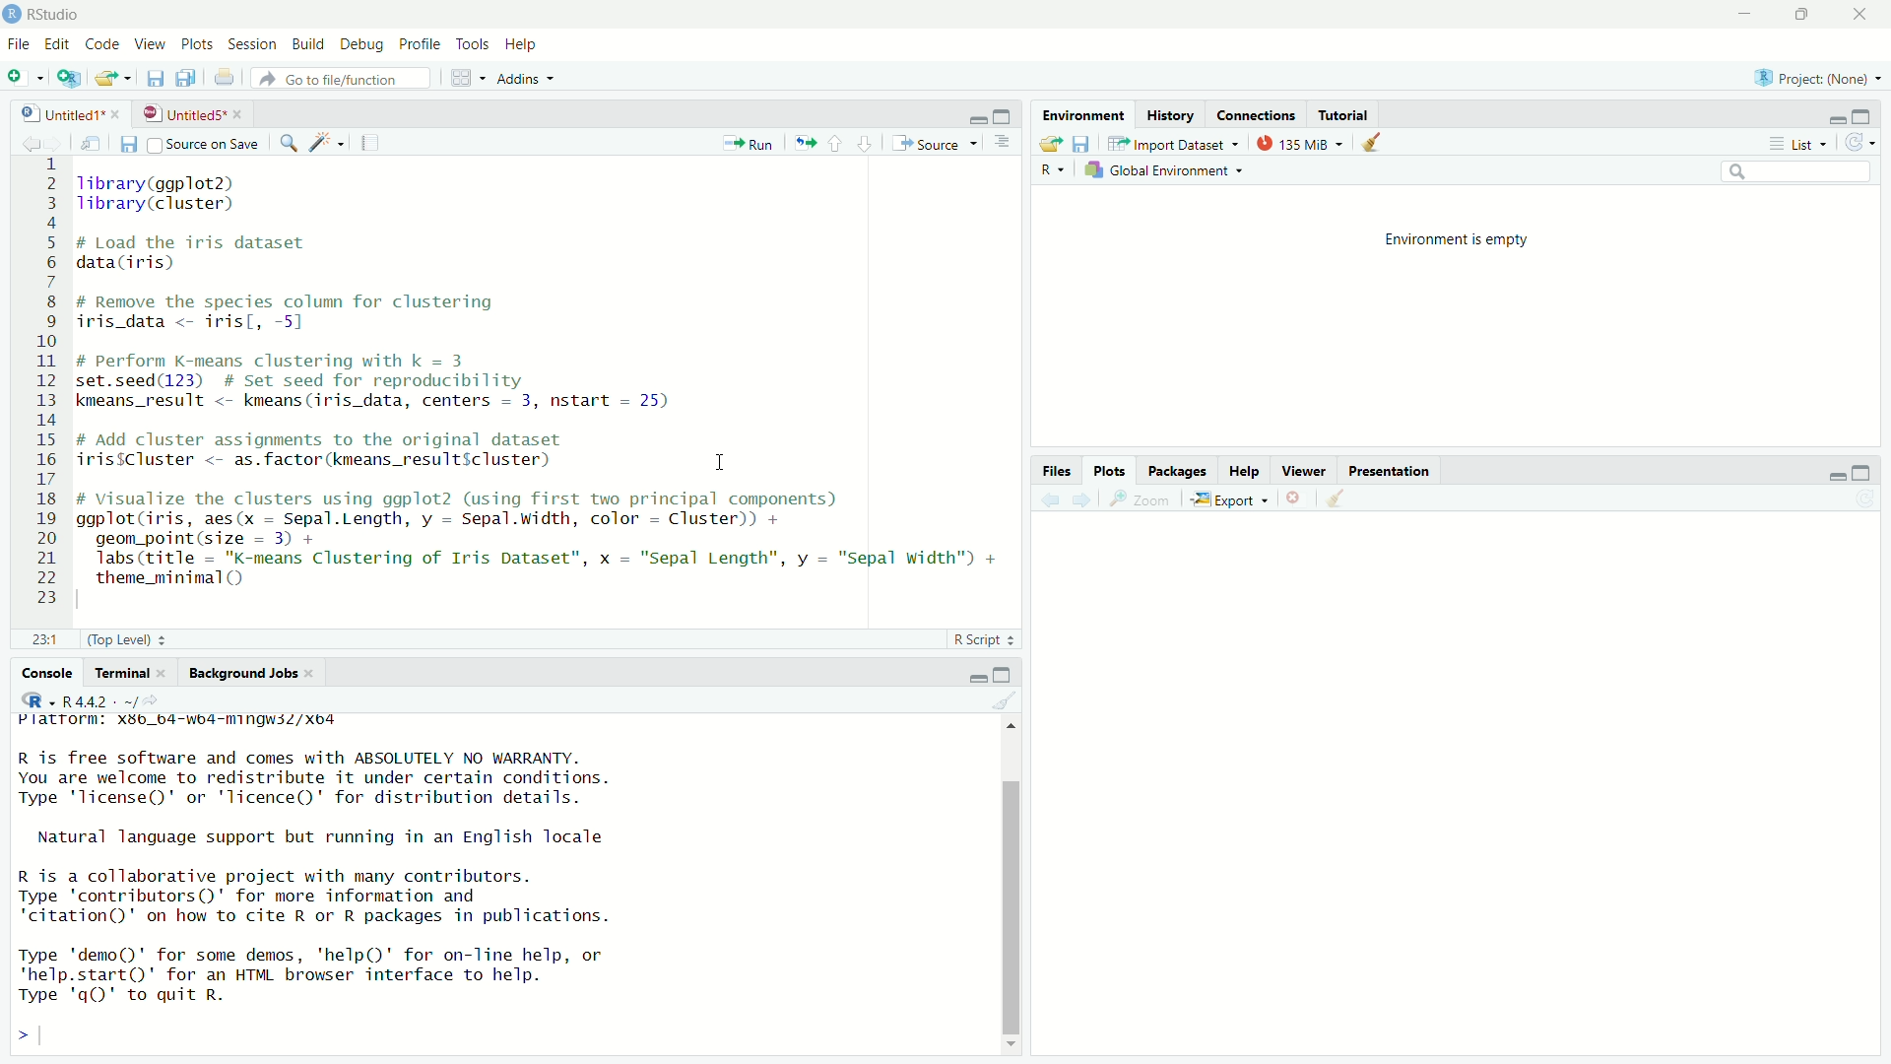 The image size is (1891, 1064). I want to click on maximize, so click(1006, 671).